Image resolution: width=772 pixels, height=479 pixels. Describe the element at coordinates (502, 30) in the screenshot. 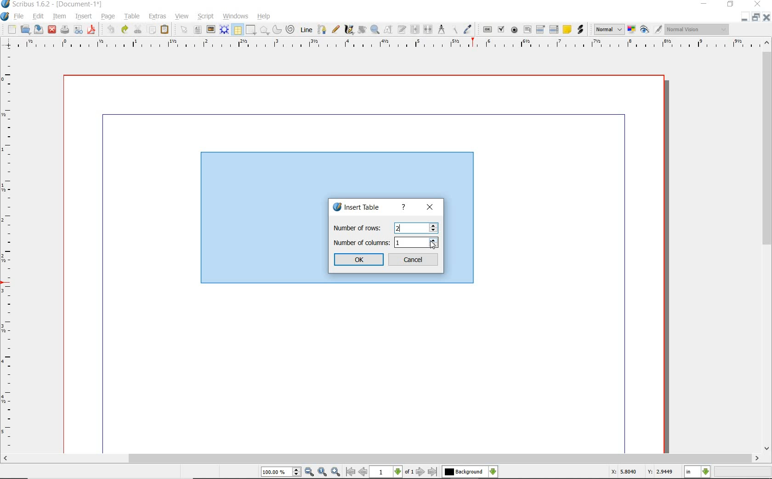

I see `pdf check box` at that location.